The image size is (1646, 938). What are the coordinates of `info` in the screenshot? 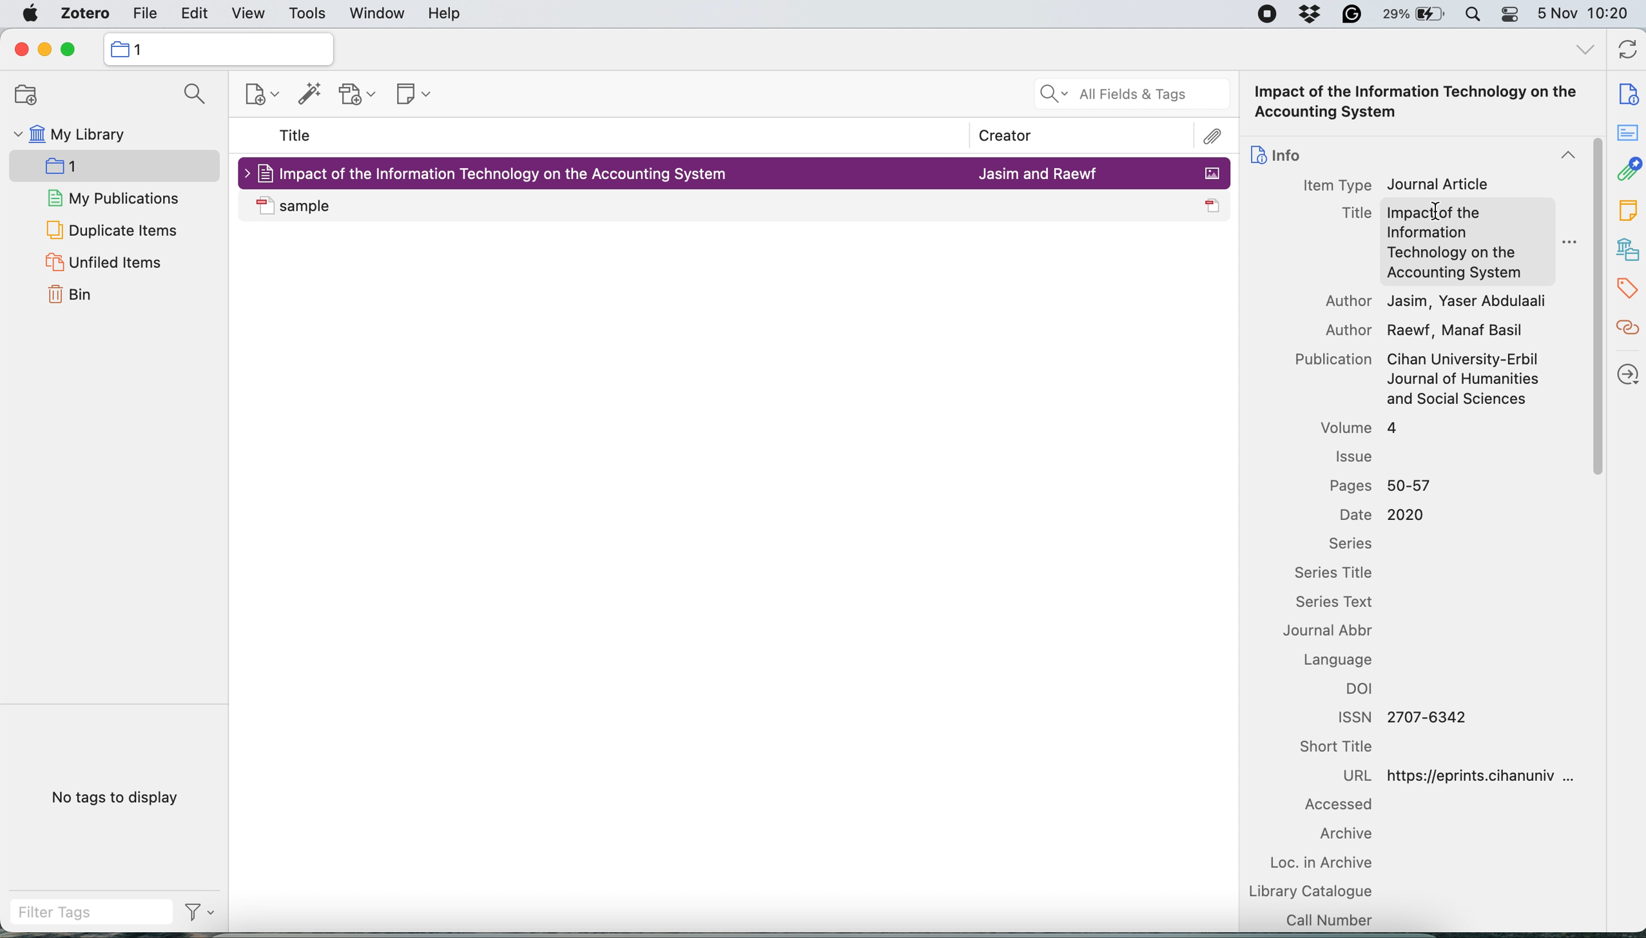 It's located at (1290, 155).